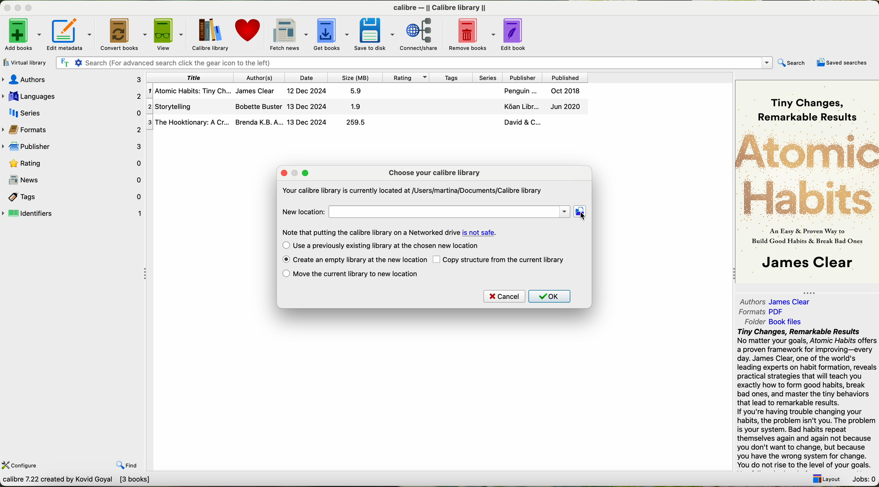 This screenshot has width=879, height=487. Describe the element at coordinates (21, 465) in the screenshot. I see `configure` at that location.